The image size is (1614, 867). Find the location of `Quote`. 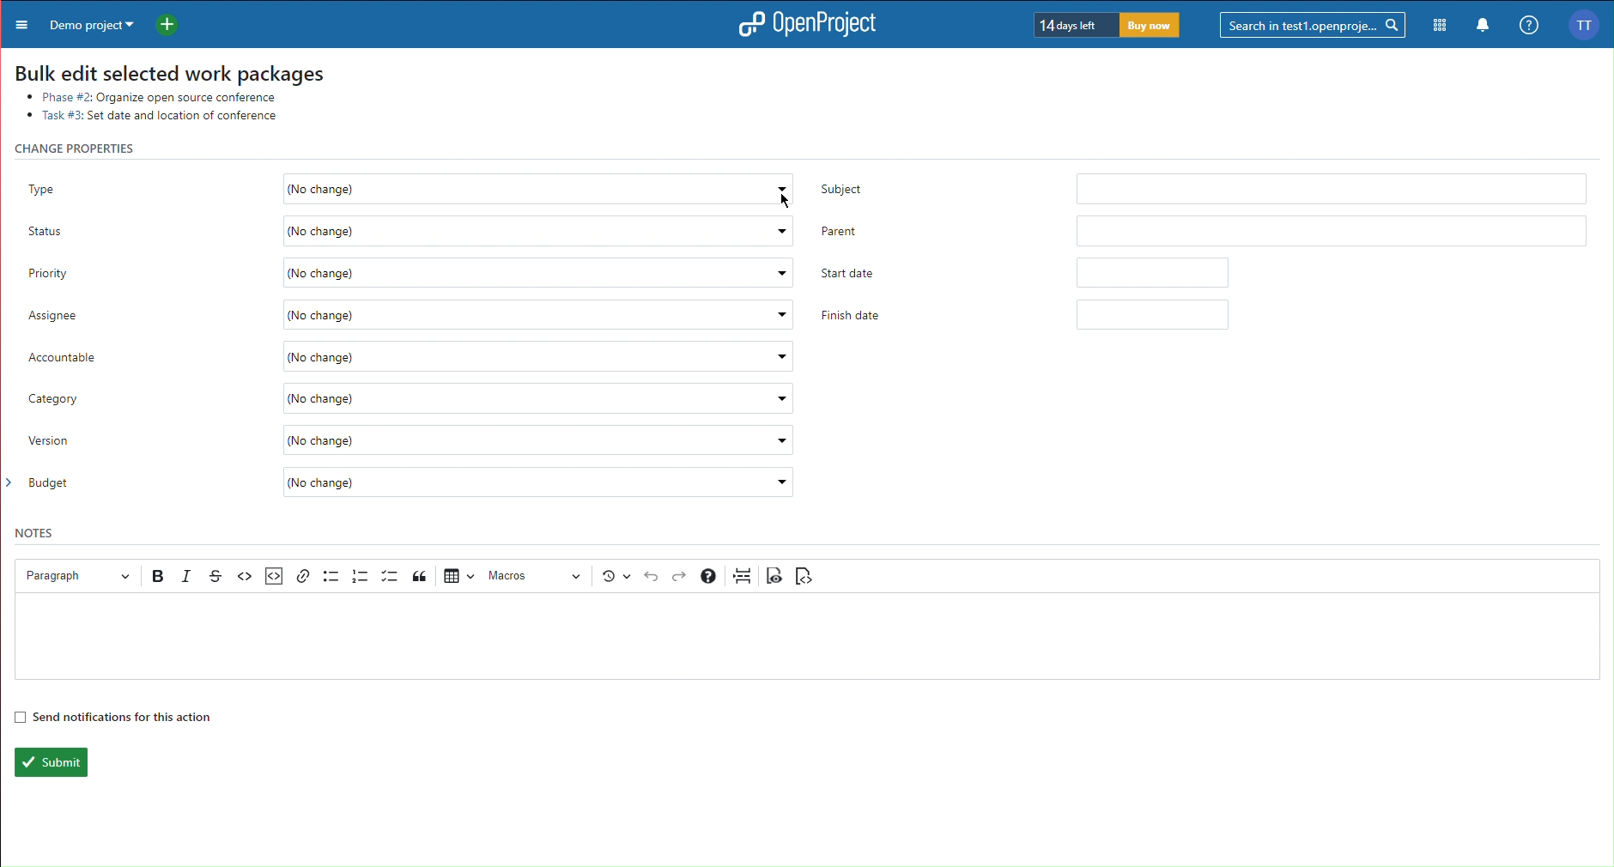

Quote is located at coordinates (422, 575).